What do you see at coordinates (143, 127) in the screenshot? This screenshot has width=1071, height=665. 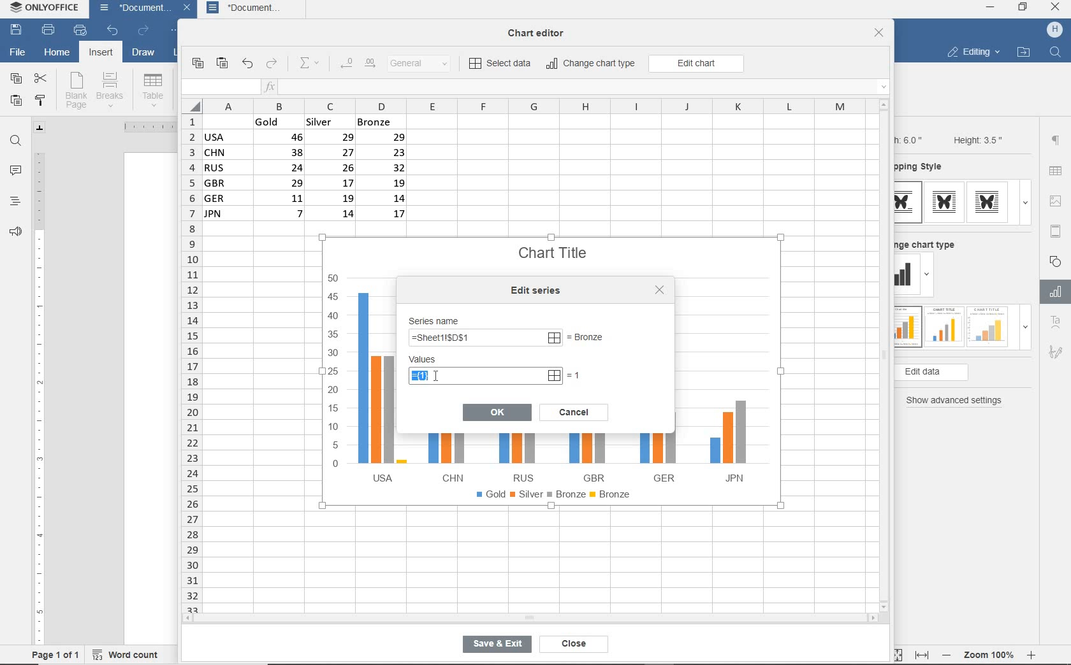 I see `ruler` at bounding box center [143, 127].